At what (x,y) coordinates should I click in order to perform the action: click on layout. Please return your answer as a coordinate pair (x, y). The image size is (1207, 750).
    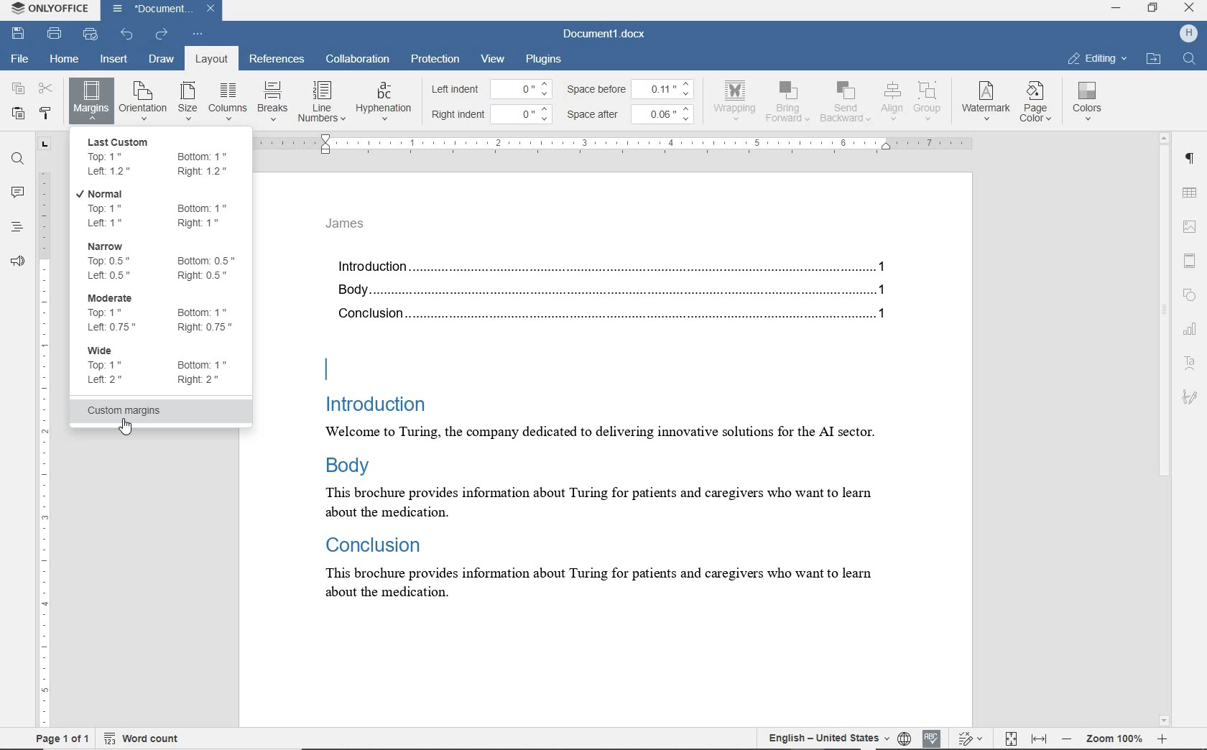
    Looking at the image, I should click on (208, 59).